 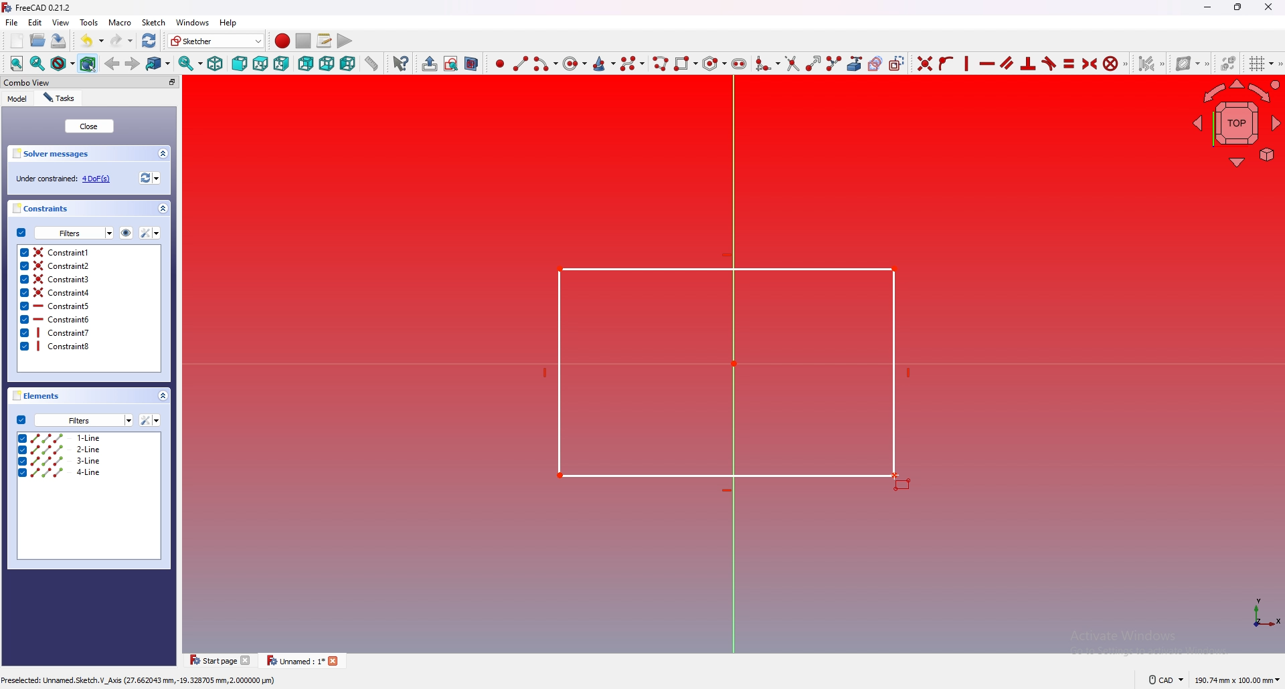 What do you see at coordinates (727, 371) in the screenshot?
I see `sketch area` at bounding box center [727, 371].